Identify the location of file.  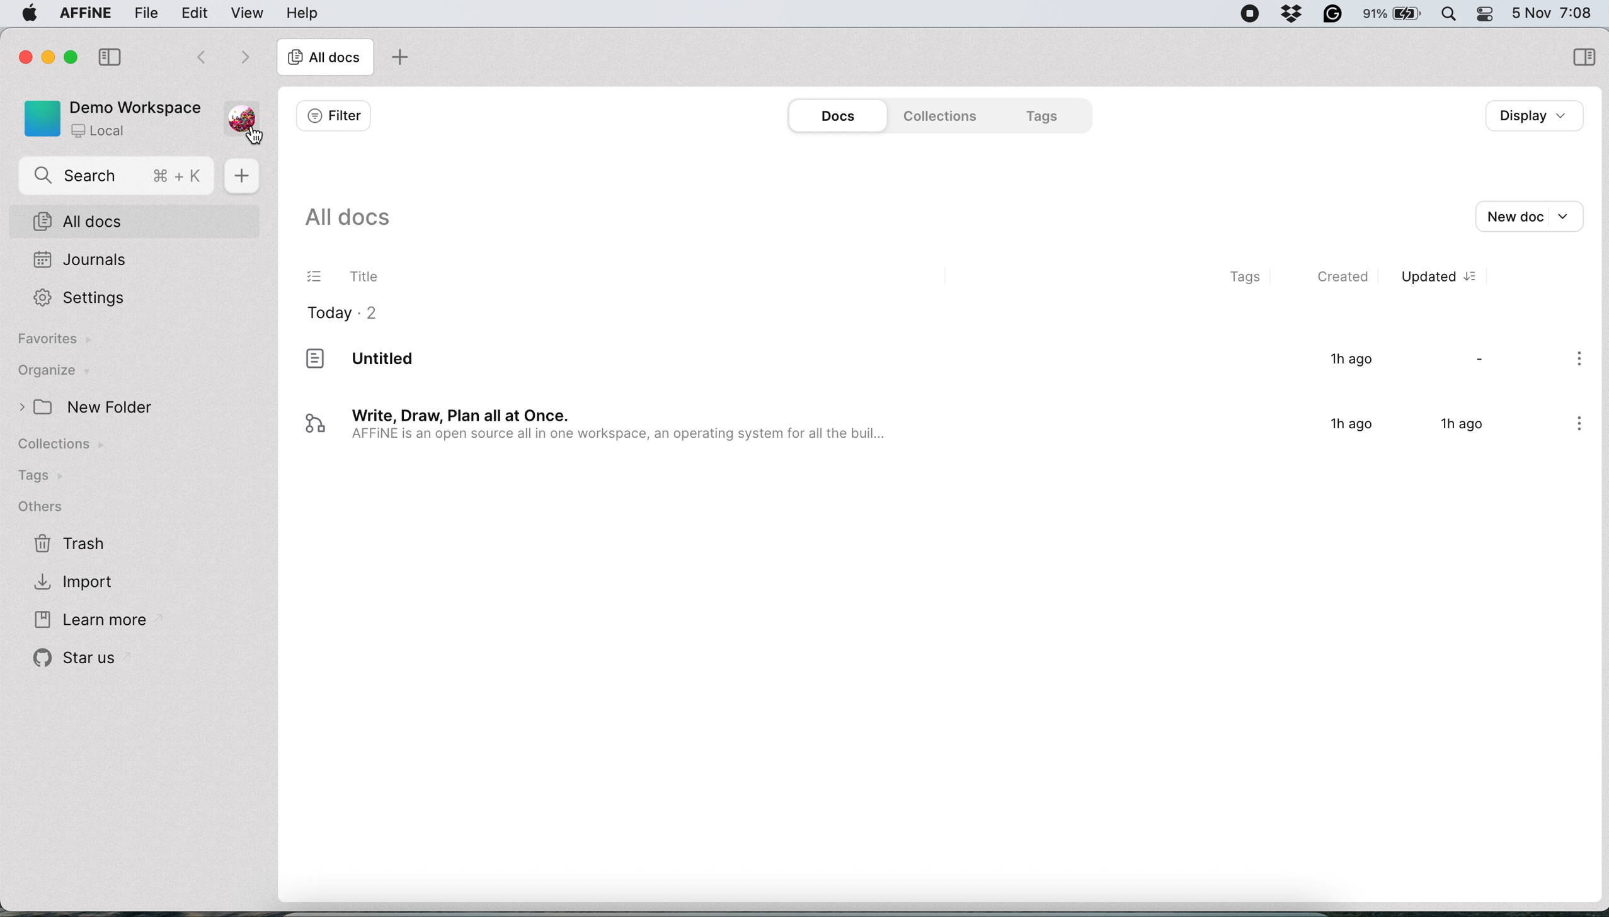
(143, 13).